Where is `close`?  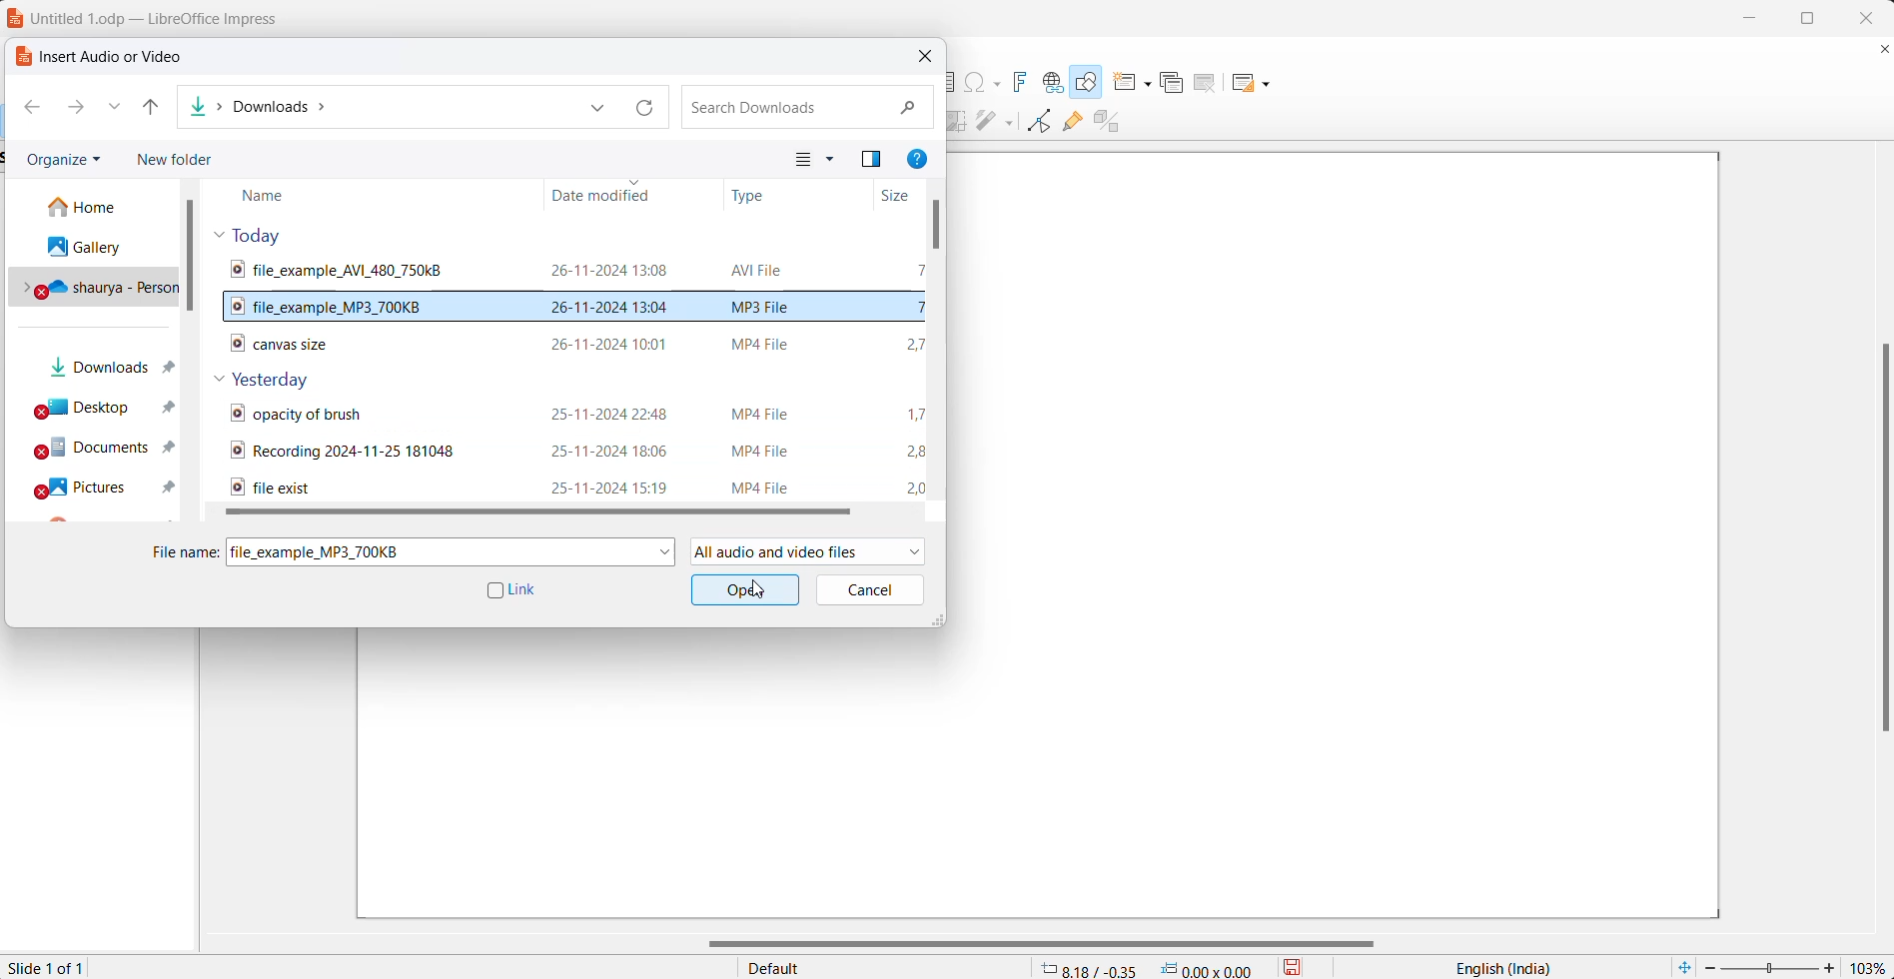
close is located at coordinates (929, 54).